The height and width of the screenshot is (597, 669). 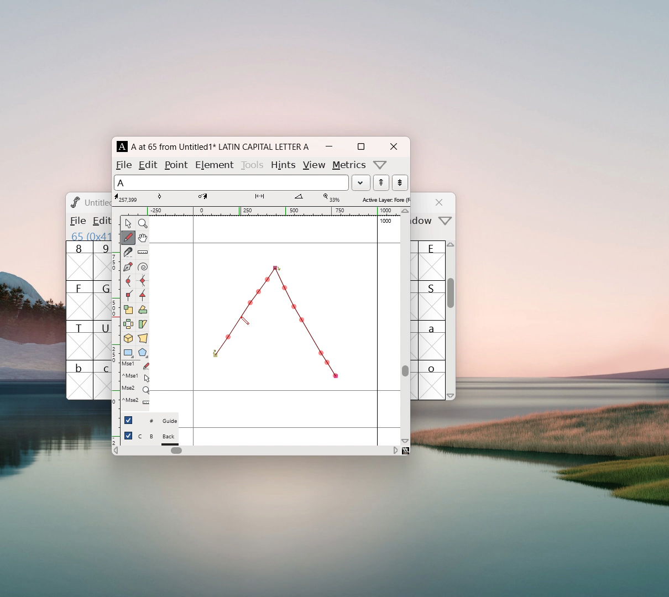 What do you see at coordinates (79, 261) in the screenshot?
I see `8` at bounding box center [79, 261].